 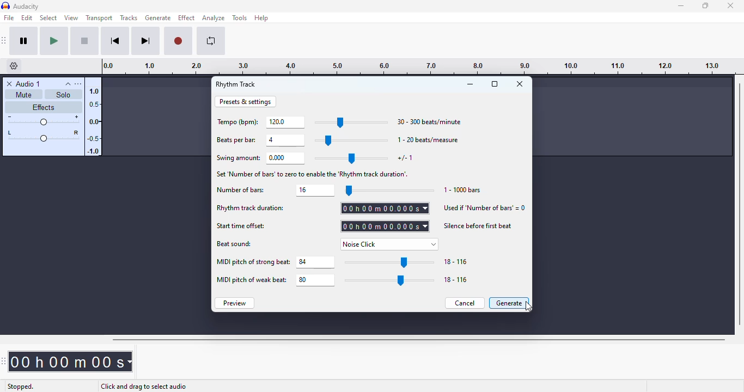 What do you see at coordinates (405, 158) in the screenshot?
I see `+/- 1` at bounding box center [405, 158].